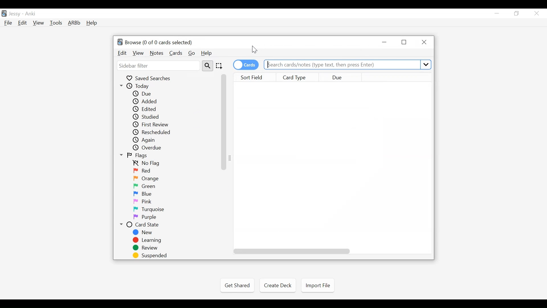 This screenshot has width=547, height=308. What do you see at coordinates (155, 133) in the screenshot?
I see `Rescheduled` at bounding box center [155, 133].